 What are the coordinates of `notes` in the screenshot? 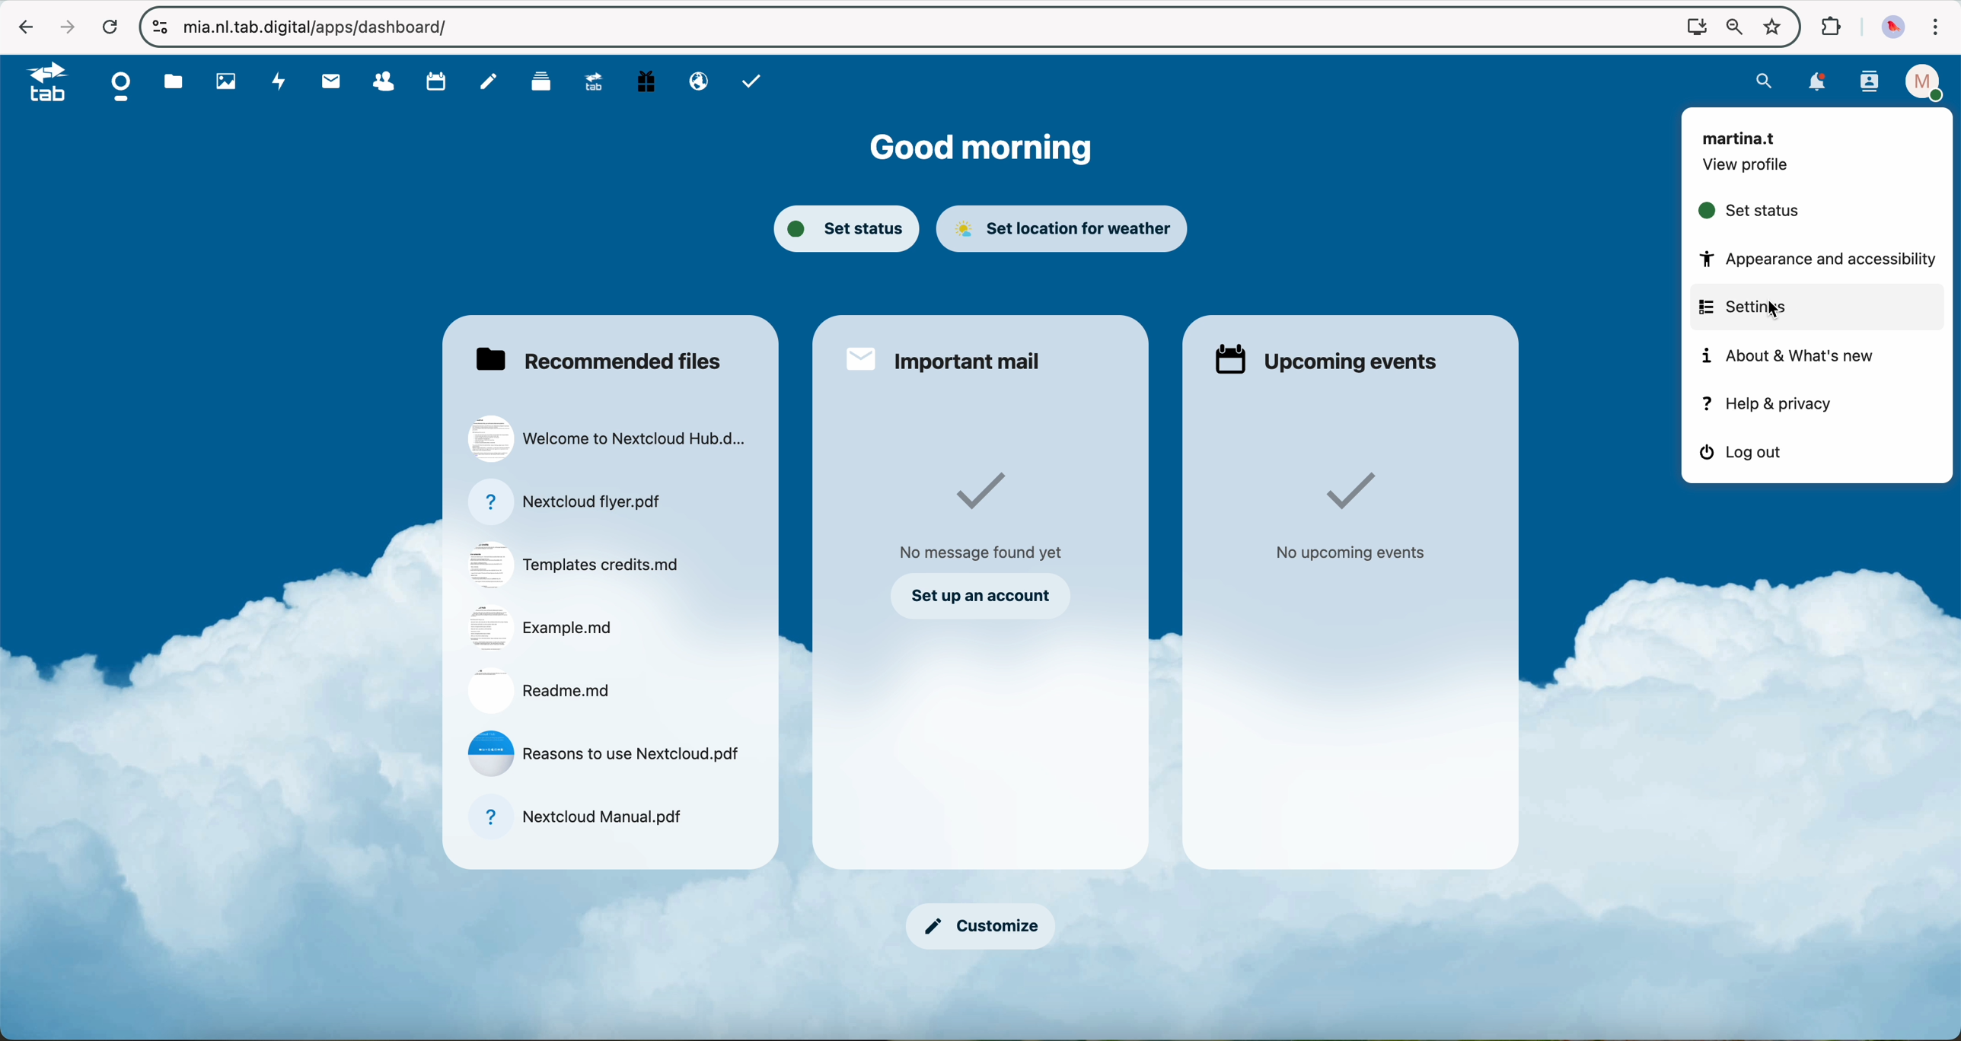 It's located at (489, 82).